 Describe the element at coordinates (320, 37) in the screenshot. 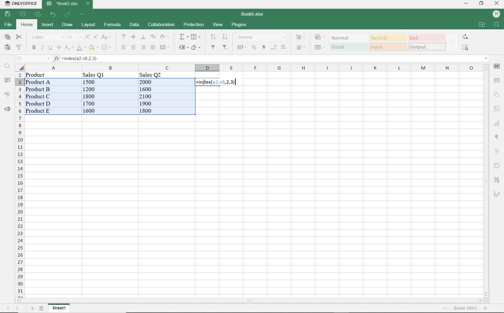

I see `conditional formatting` at that location.